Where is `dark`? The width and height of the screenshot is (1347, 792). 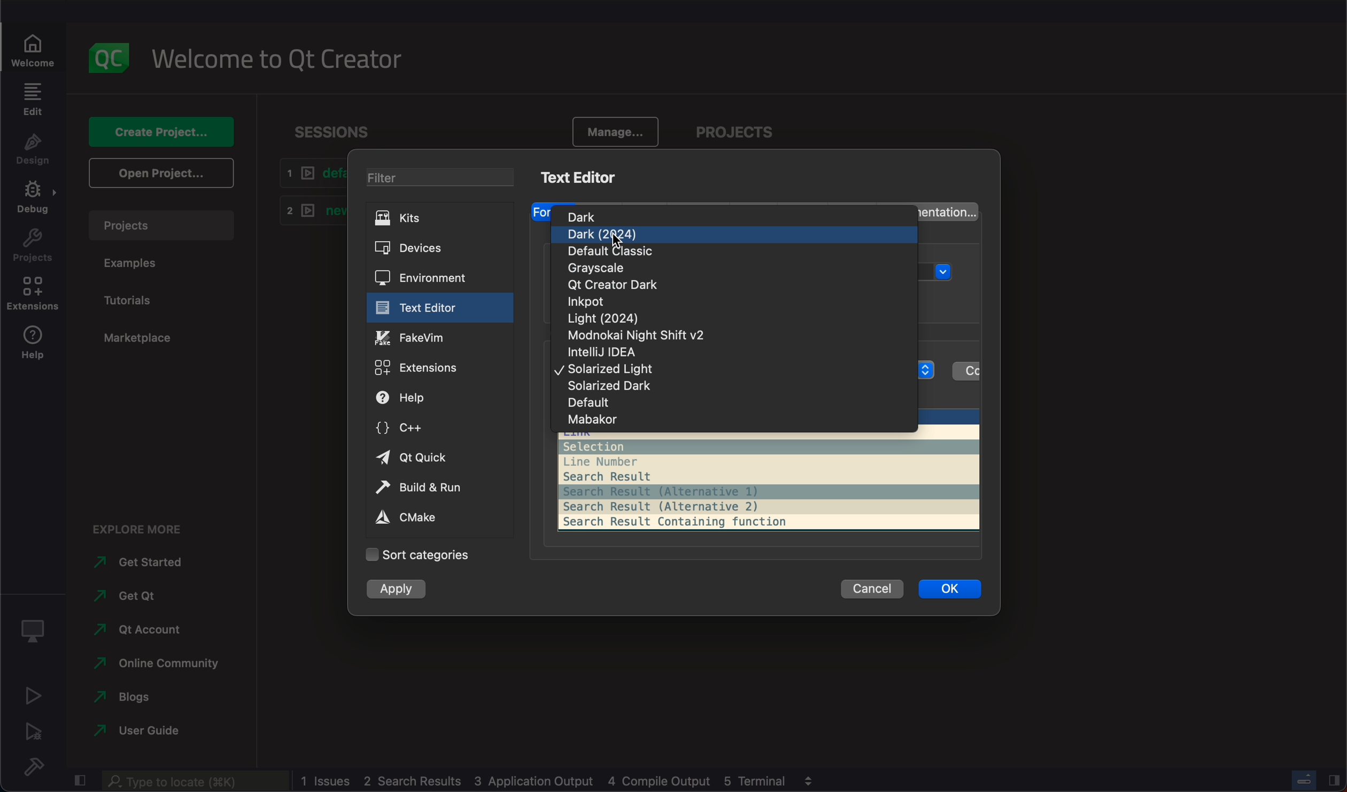 dark is located at coordinates (635, 216).